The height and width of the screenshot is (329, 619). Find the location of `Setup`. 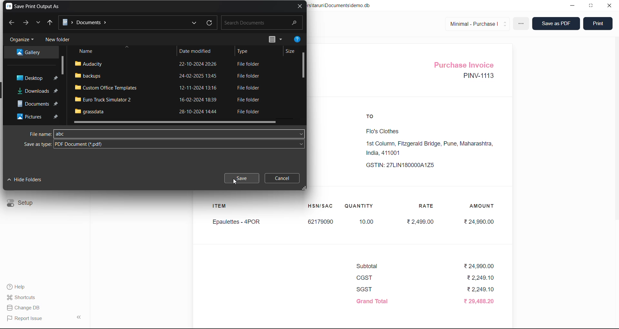

Setup is located at coordinates (24, 203).